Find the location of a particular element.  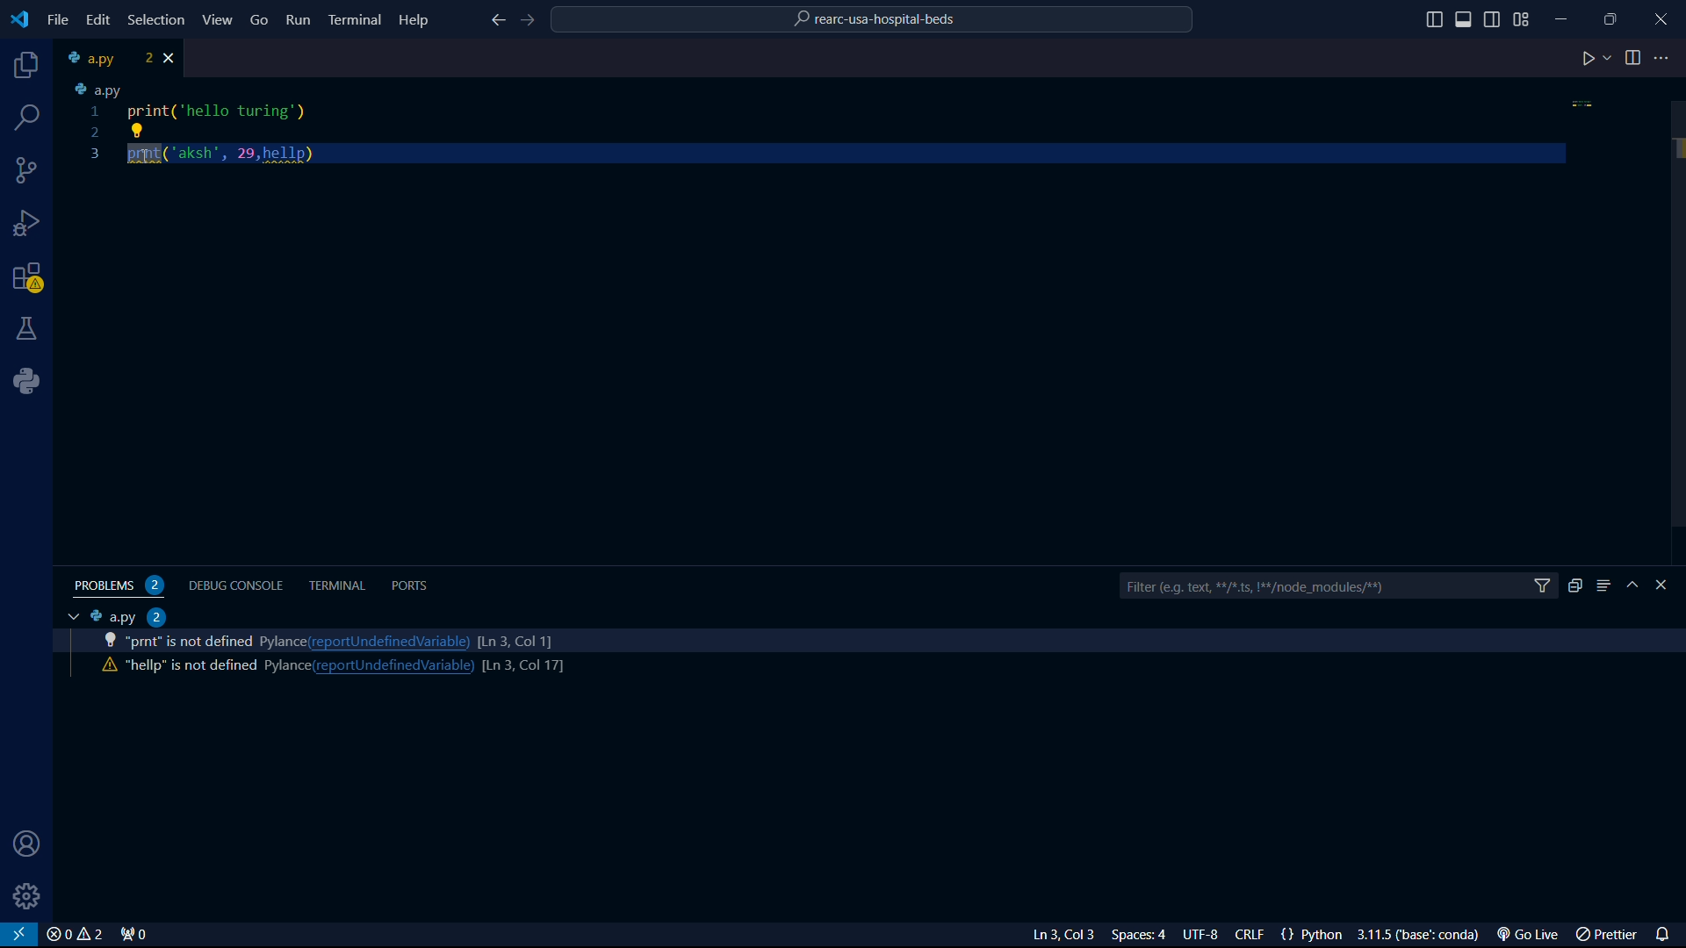

grid view is located at coordinates (1522, 19).